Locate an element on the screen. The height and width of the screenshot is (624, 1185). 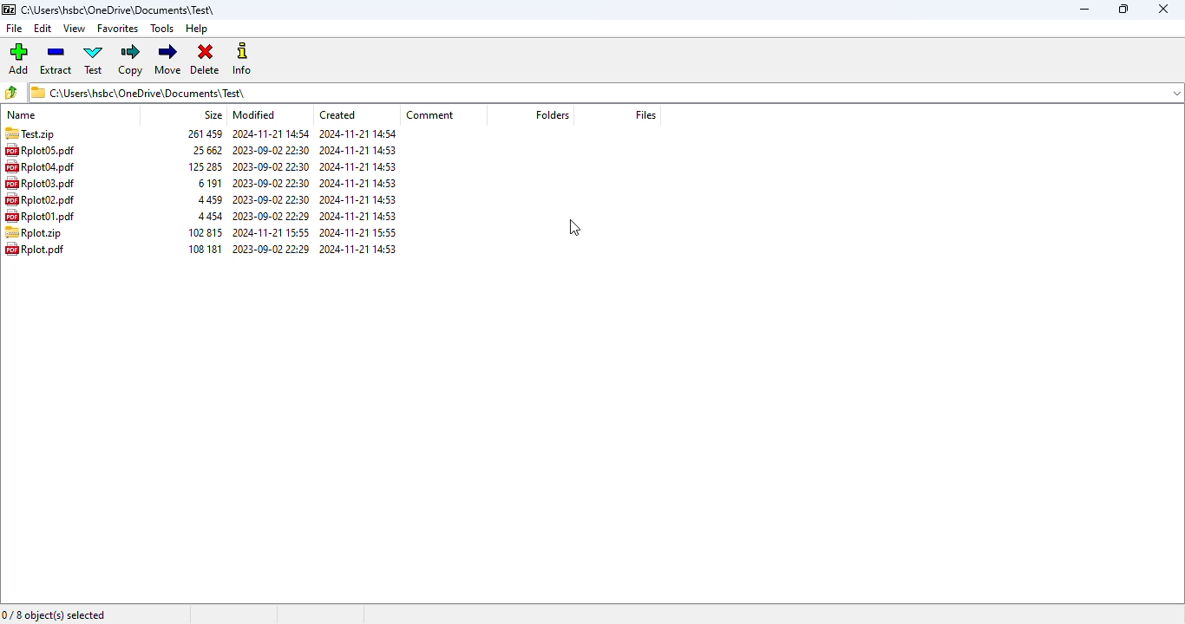
modified is located at coordinates (253, 115).